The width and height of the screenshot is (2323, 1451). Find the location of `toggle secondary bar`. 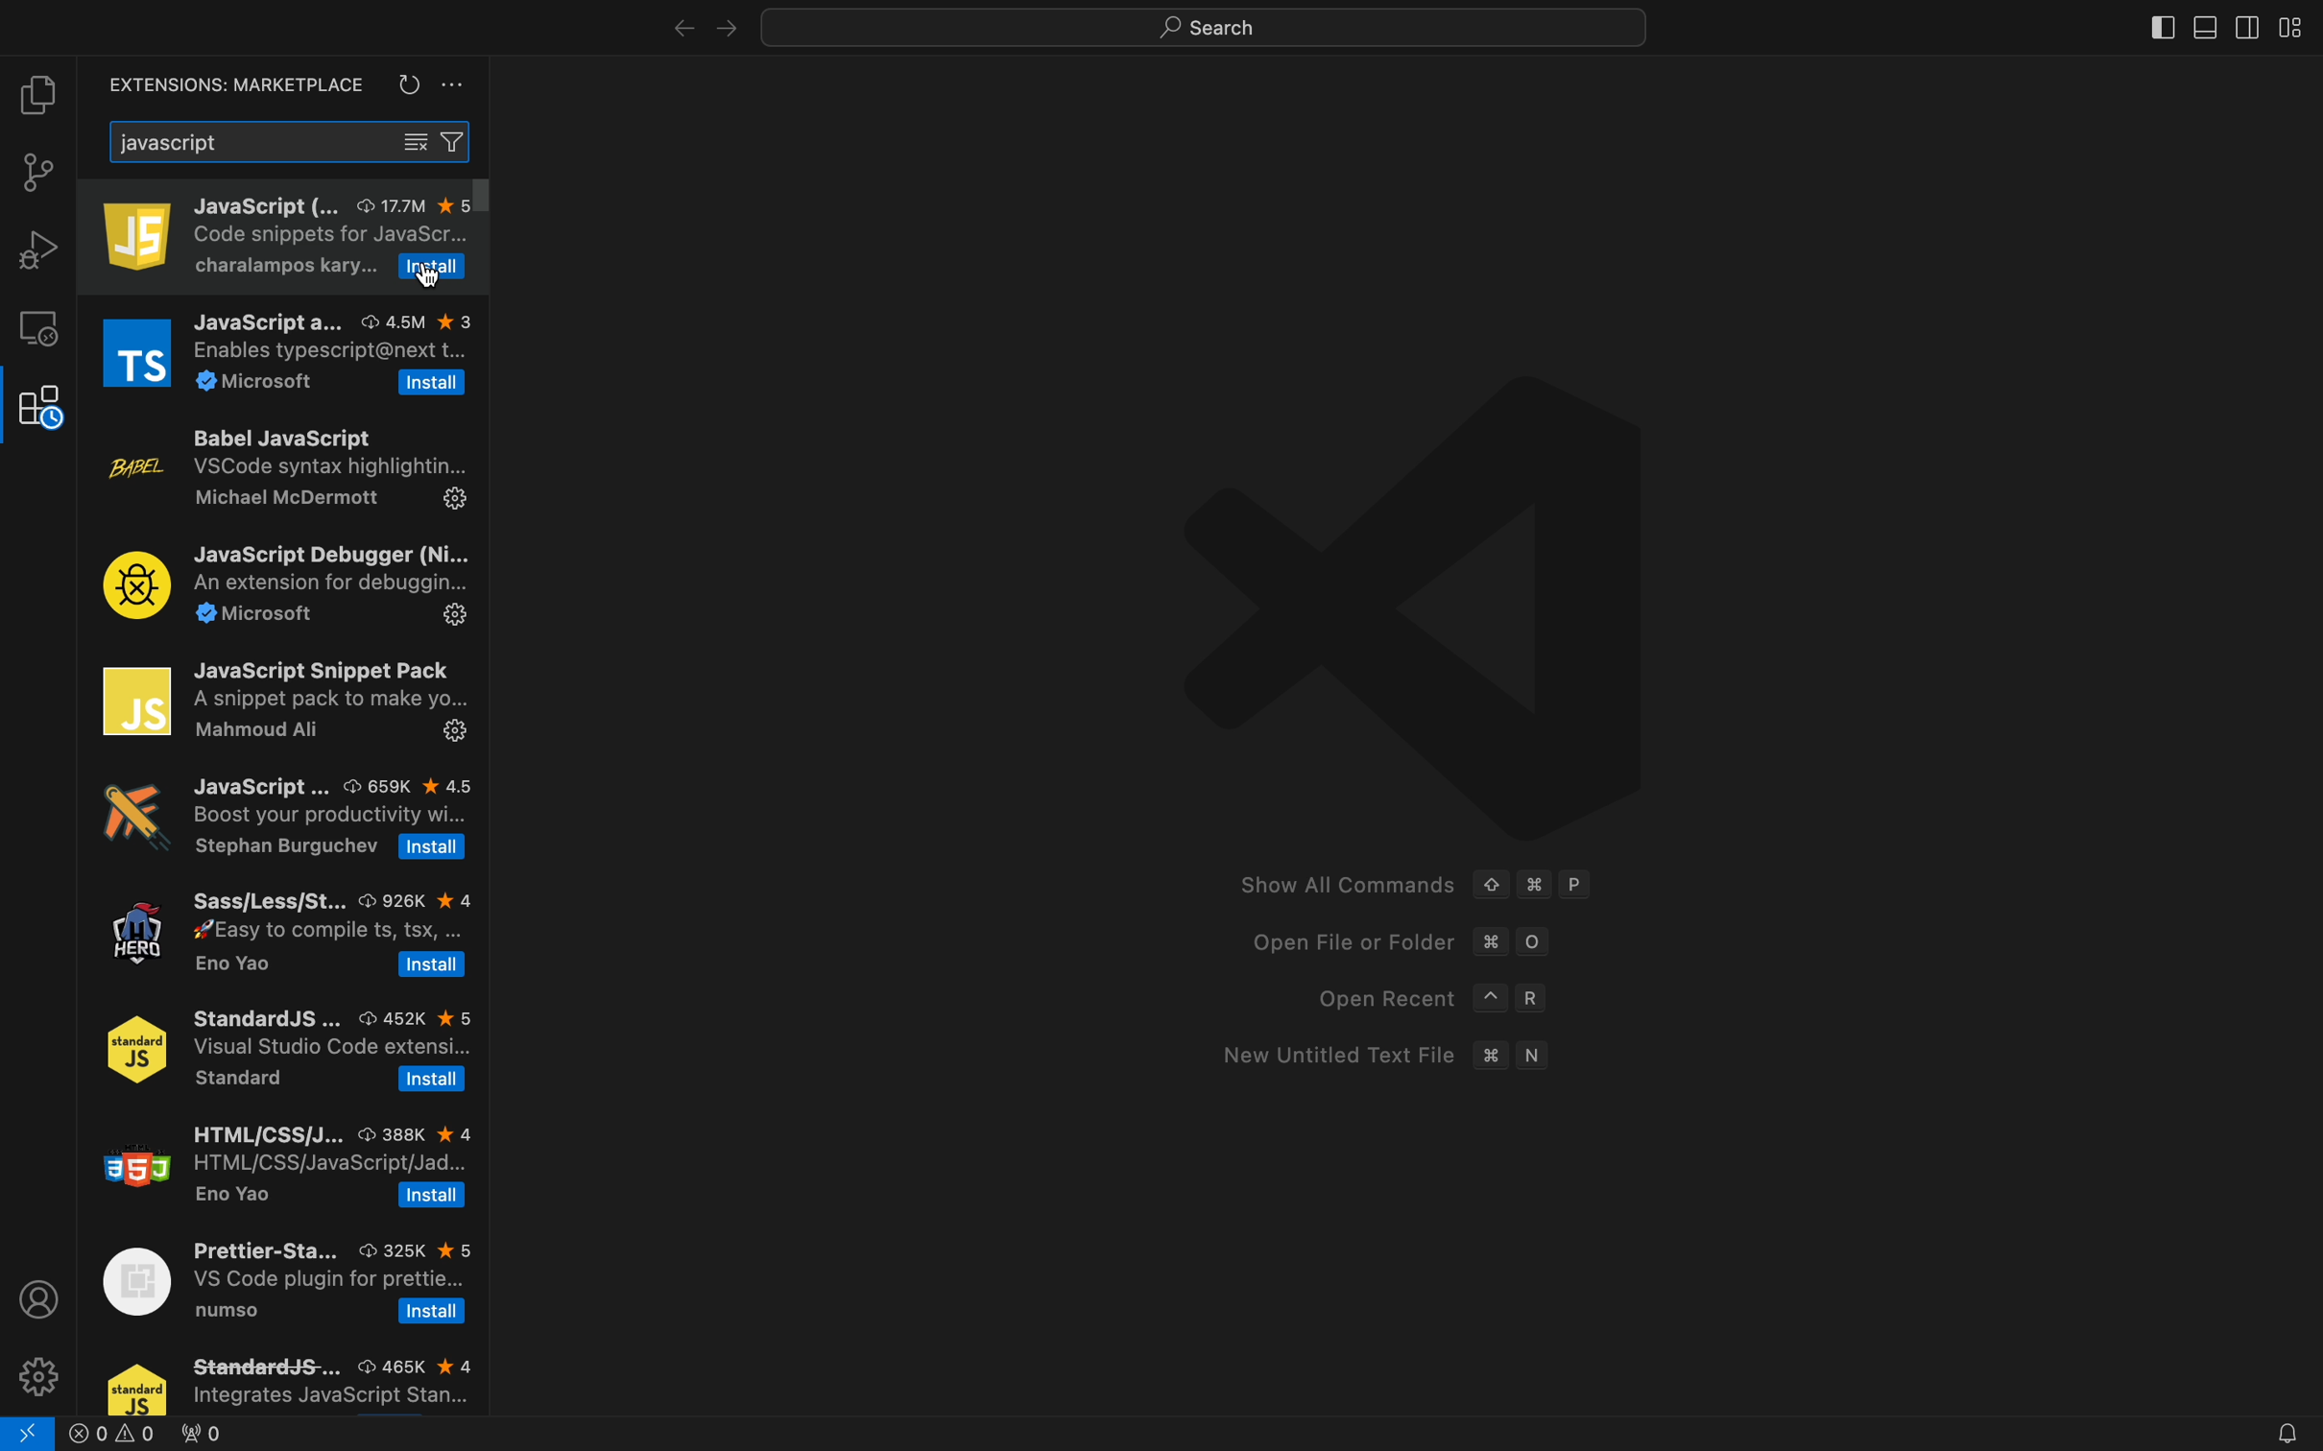

toggle secondary bar is located at coordinates (2245, 24).